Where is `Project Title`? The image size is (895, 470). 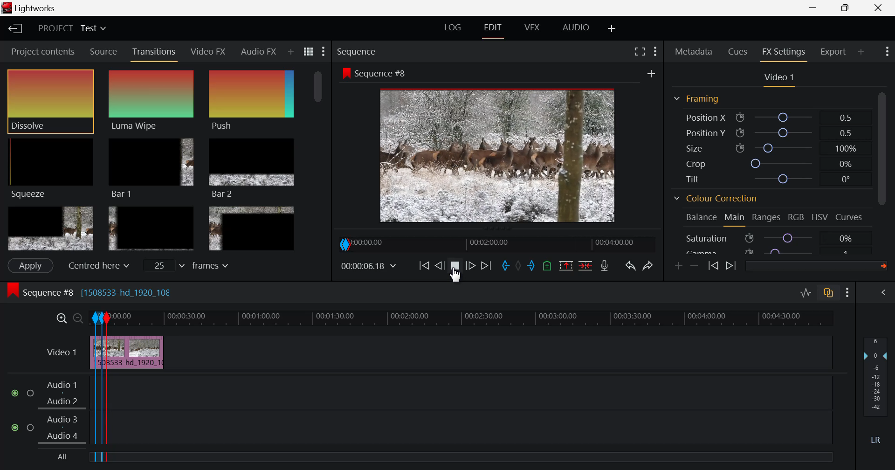
Project Title is located at coordinates (72, 29).